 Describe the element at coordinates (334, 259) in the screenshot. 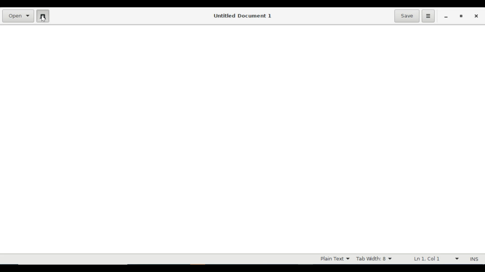

I see `Plain Text` at that location.